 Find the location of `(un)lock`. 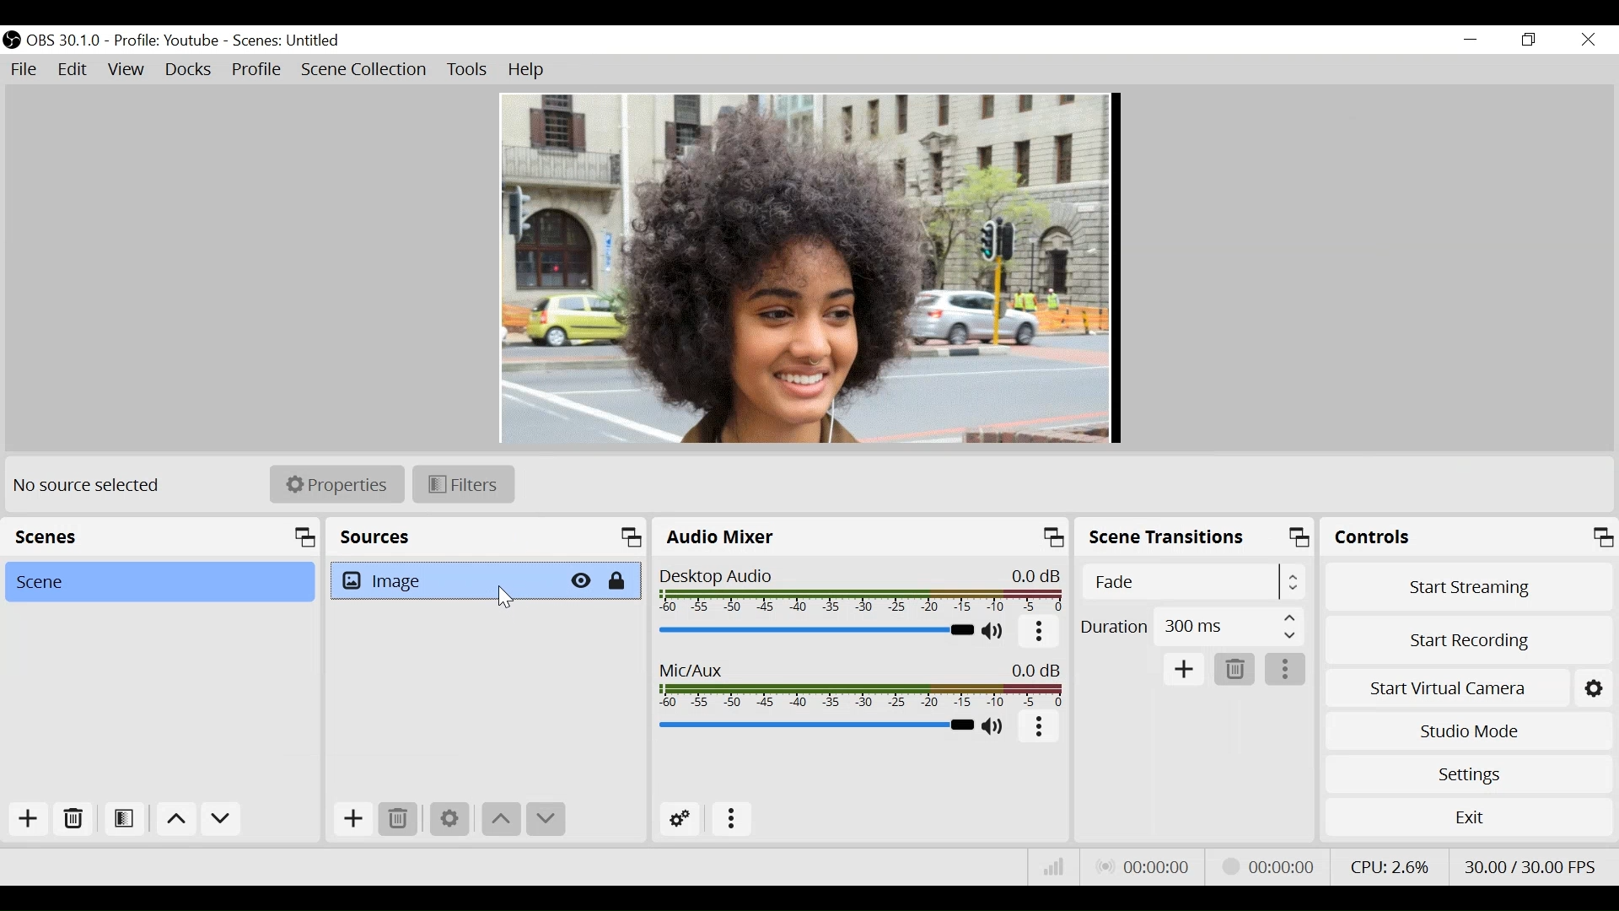

(un)lock is located at coordinates (621, 581).